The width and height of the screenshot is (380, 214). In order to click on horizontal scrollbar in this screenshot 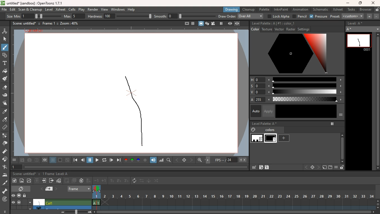, I will do `click(135, 167)`.